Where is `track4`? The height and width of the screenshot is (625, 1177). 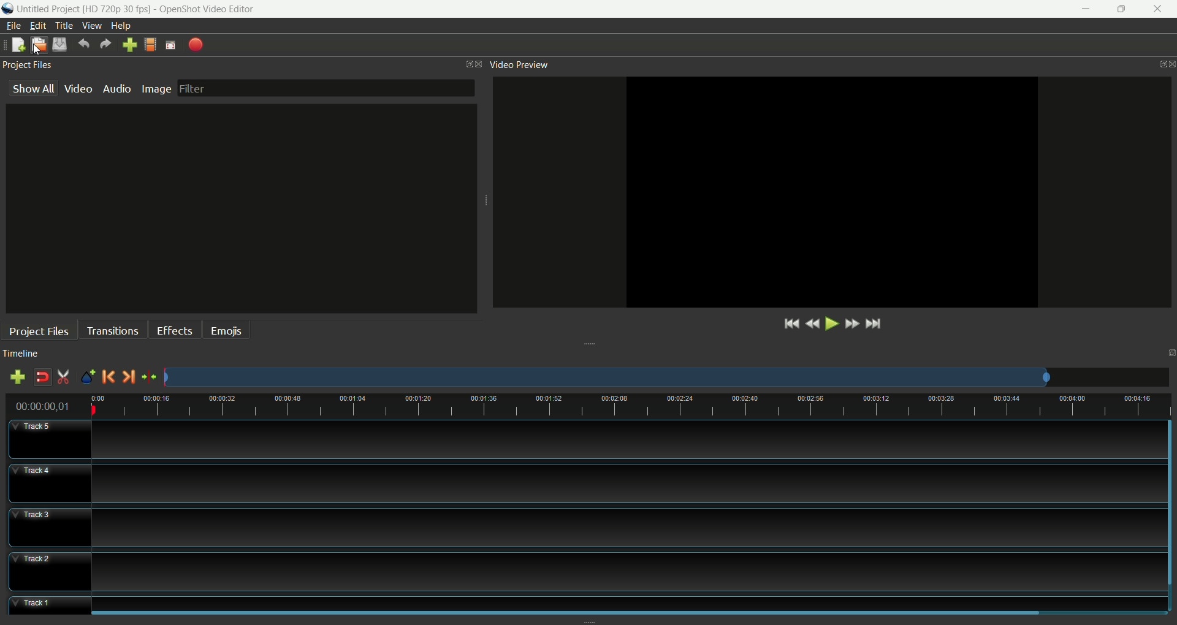
track4 is located at coordinates (47, 482).